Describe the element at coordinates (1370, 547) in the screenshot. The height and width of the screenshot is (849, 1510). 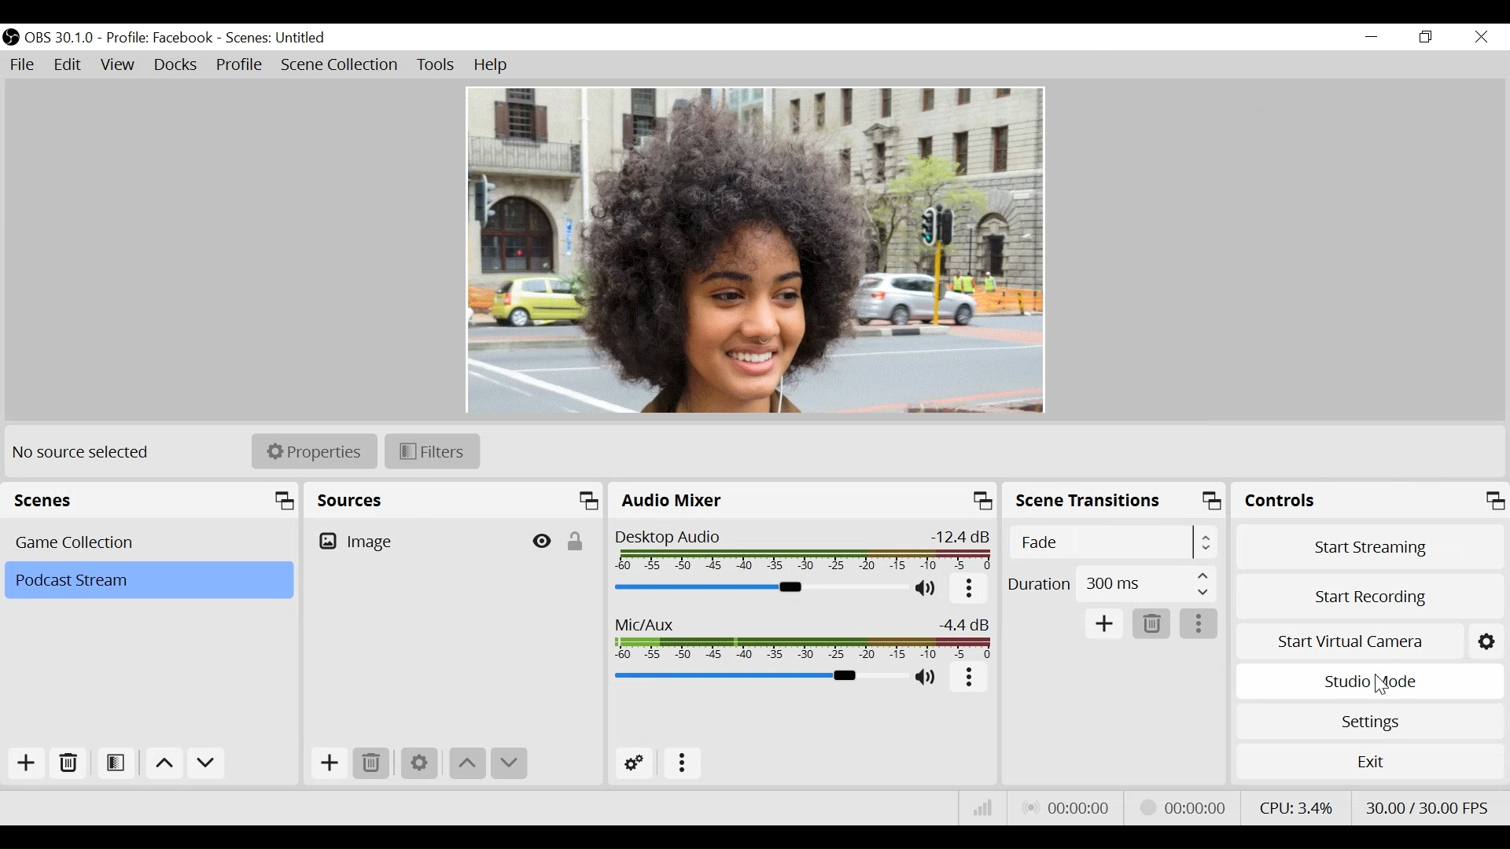
I see `Start Streaming` at that location.